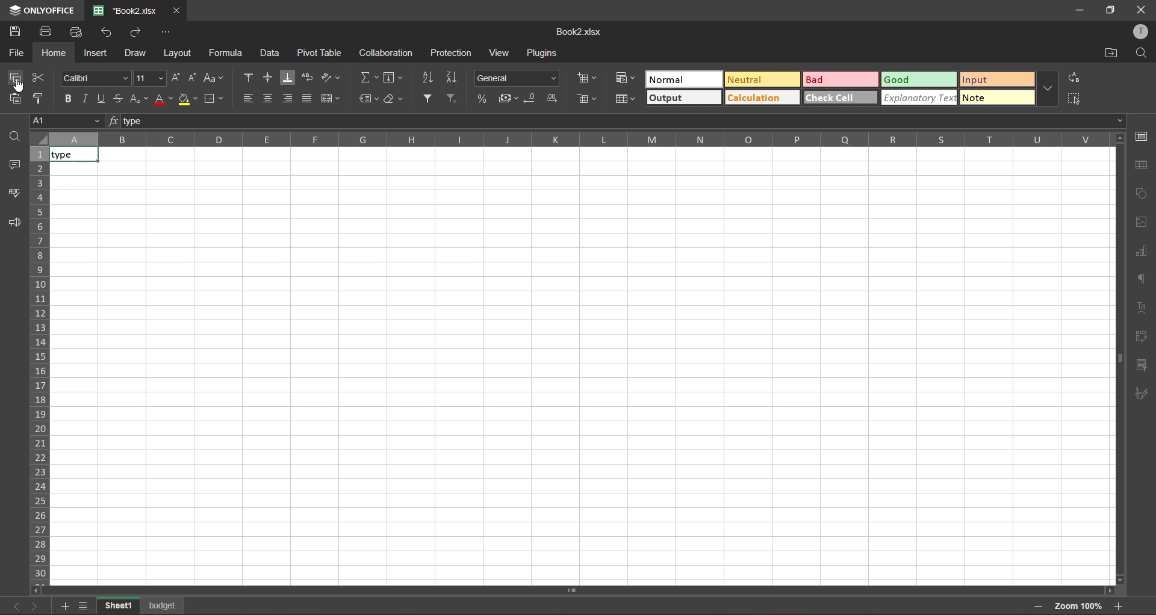  What do you see at coordinates (13, 194) in the screenshot?
I see `spellcheck` at bounding box center [13, 194].